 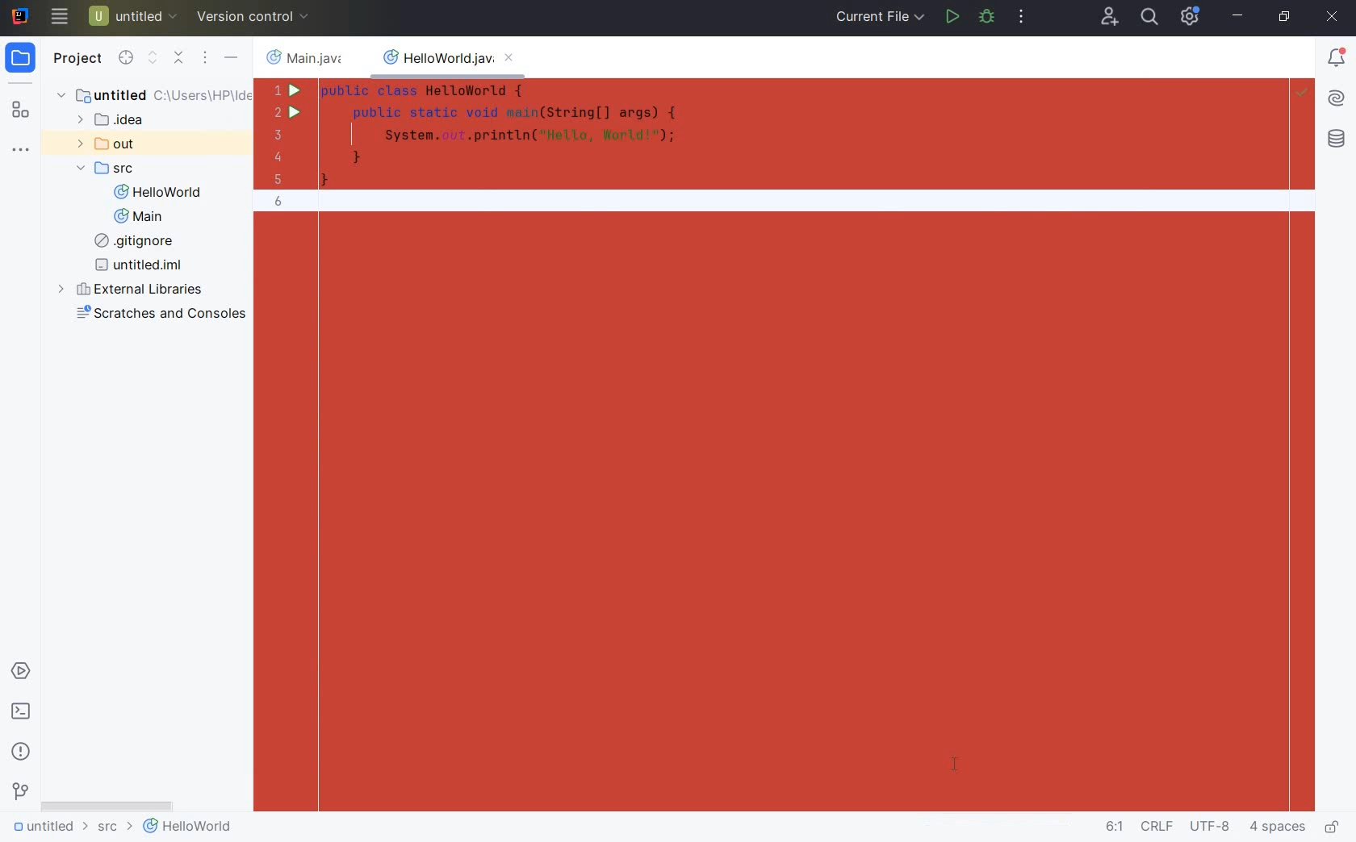 I want to click on main menu, so click(x=137, y=60).